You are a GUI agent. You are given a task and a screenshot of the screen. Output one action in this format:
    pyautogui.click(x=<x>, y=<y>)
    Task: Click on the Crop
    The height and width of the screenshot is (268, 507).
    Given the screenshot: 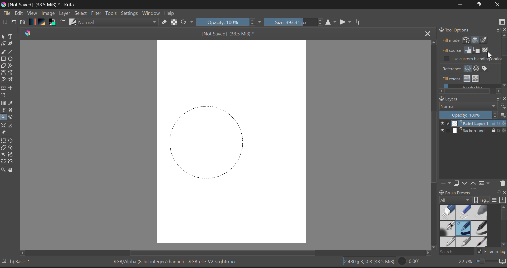 What is the action you would take?
    pyautogui.click(x=358, y=22)
    